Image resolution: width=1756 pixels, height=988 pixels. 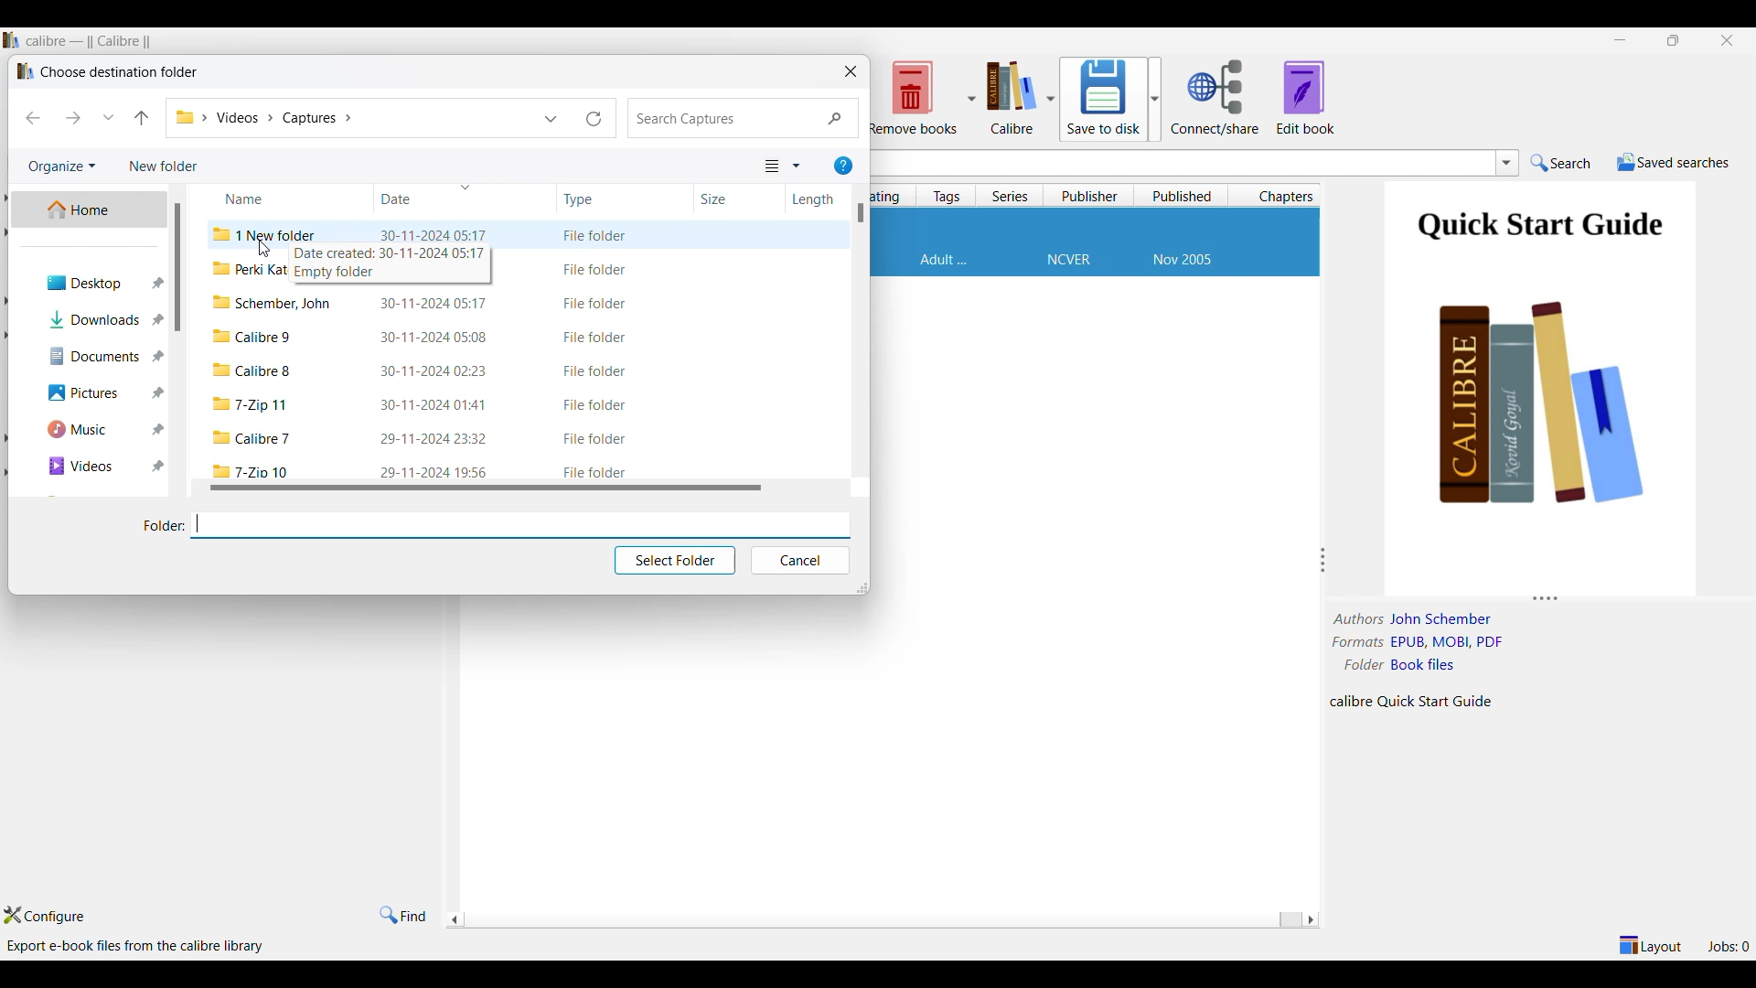 I want to click on Type in folder name, so click(x=519, y=524).